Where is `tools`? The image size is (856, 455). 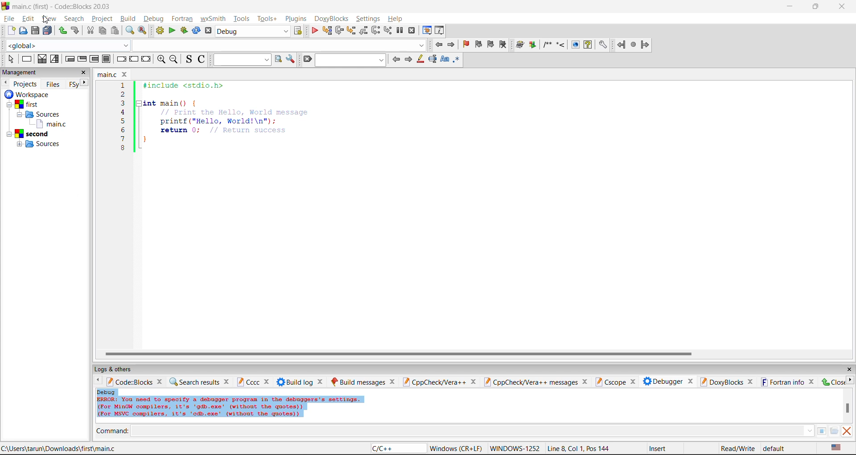
tools is located at coordinates (243, 19).